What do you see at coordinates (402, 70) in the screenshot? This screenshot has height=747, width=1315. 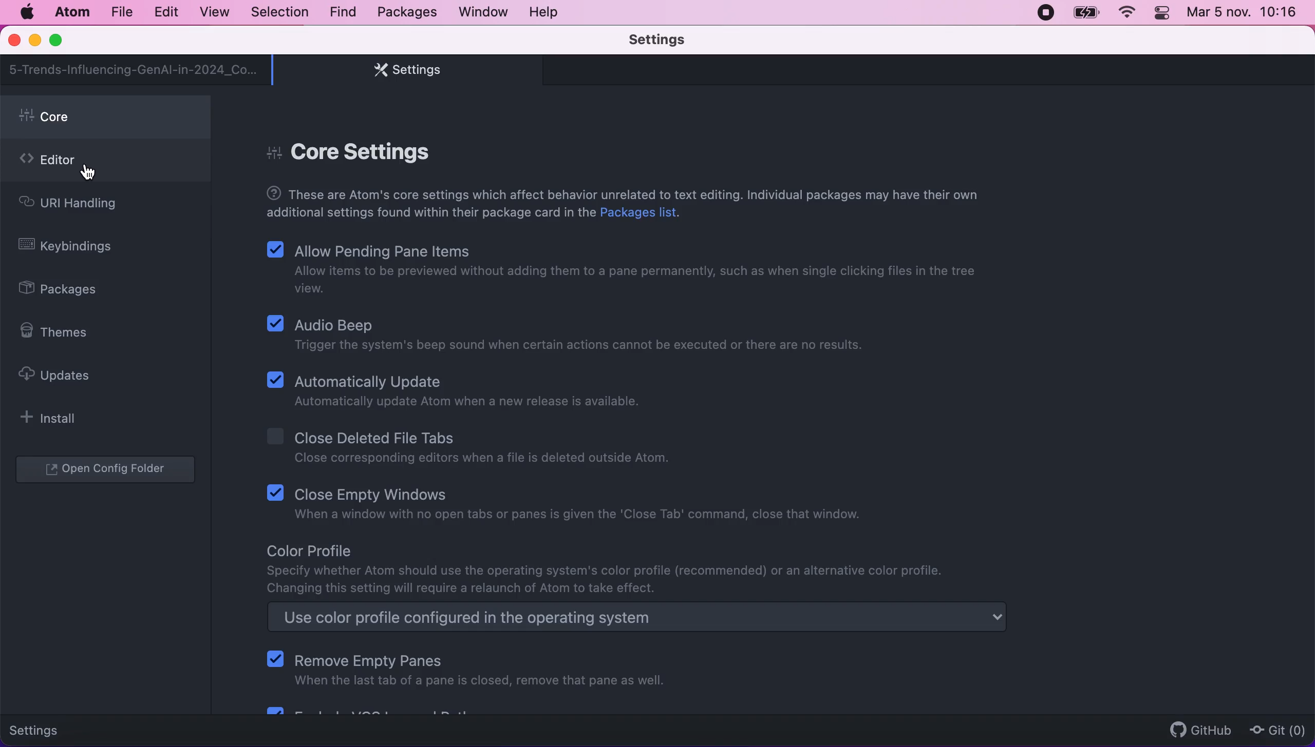 I see `settings tab` at bounding box center [402, 70].